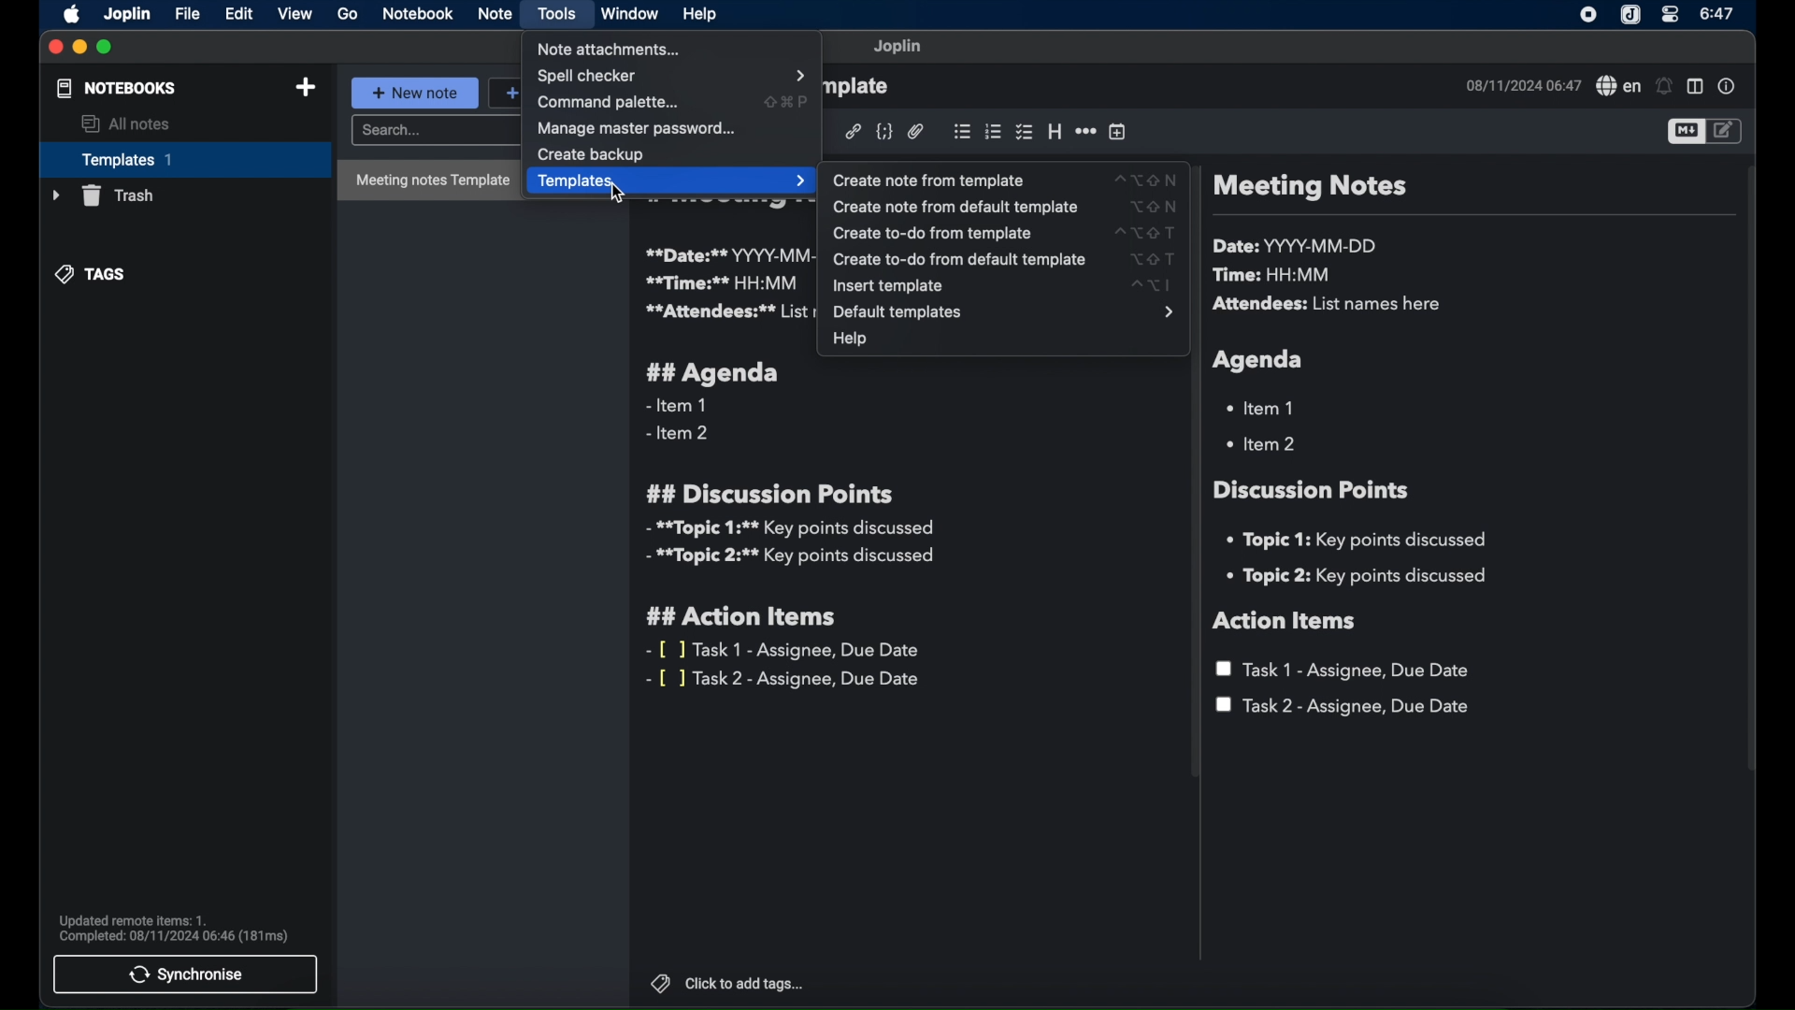 Image resolution: width=1795 pixels, height=1010 pixels. I want to click on task 2 assignee, due date, so click(1343, 707).